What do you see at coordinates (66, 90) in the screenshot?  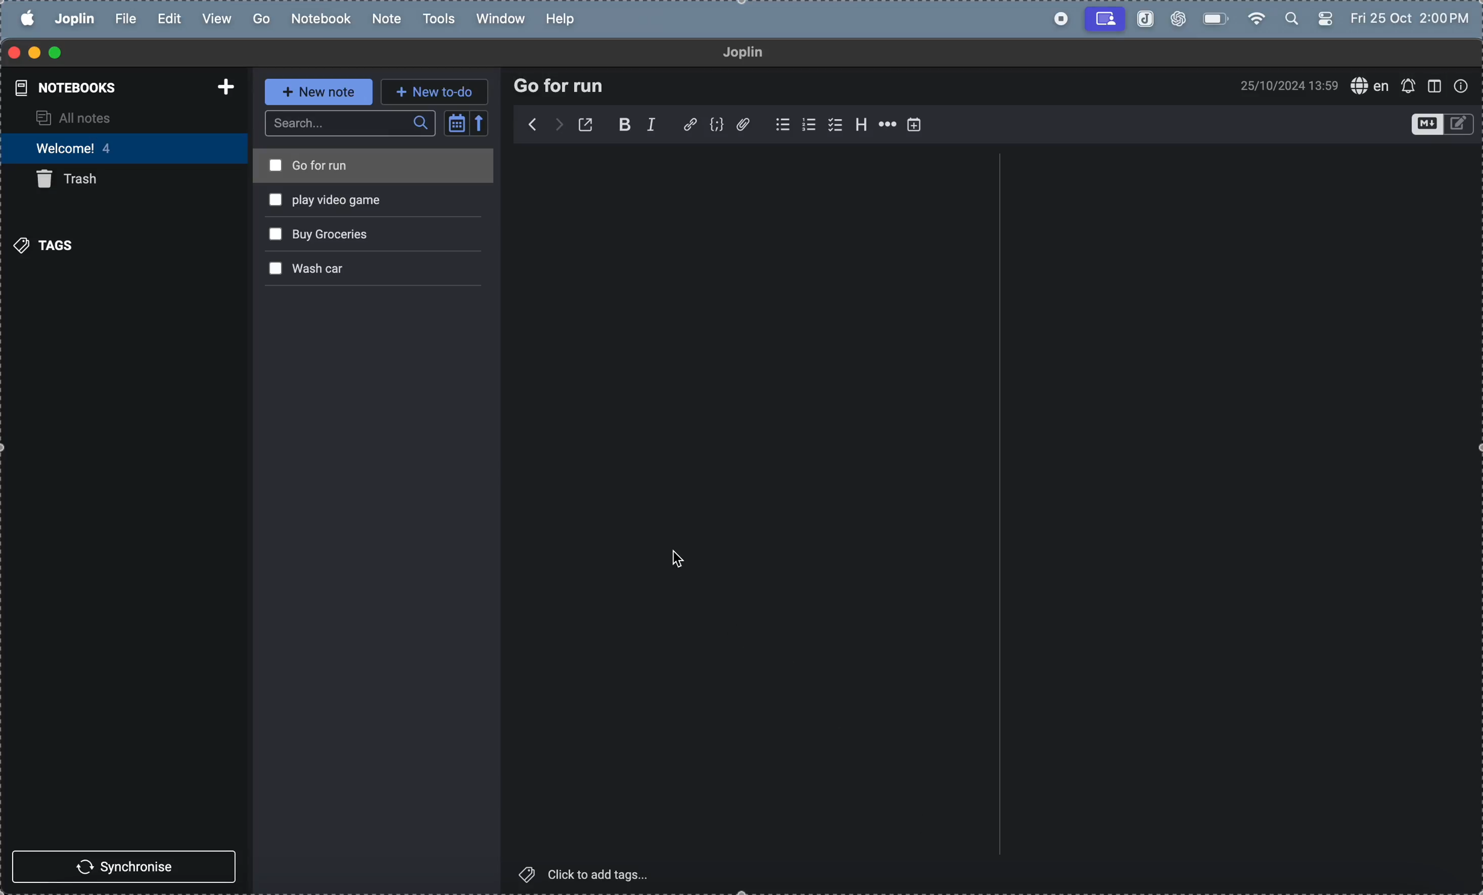 I see `notebooks` at bounding box center [66, 90].